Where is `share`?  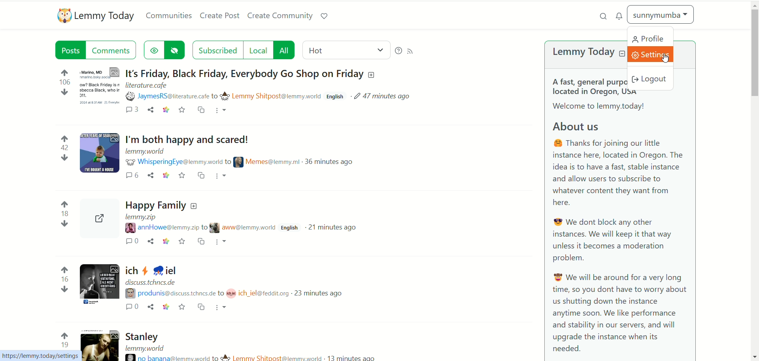
share is located at coordinates (151, 111).